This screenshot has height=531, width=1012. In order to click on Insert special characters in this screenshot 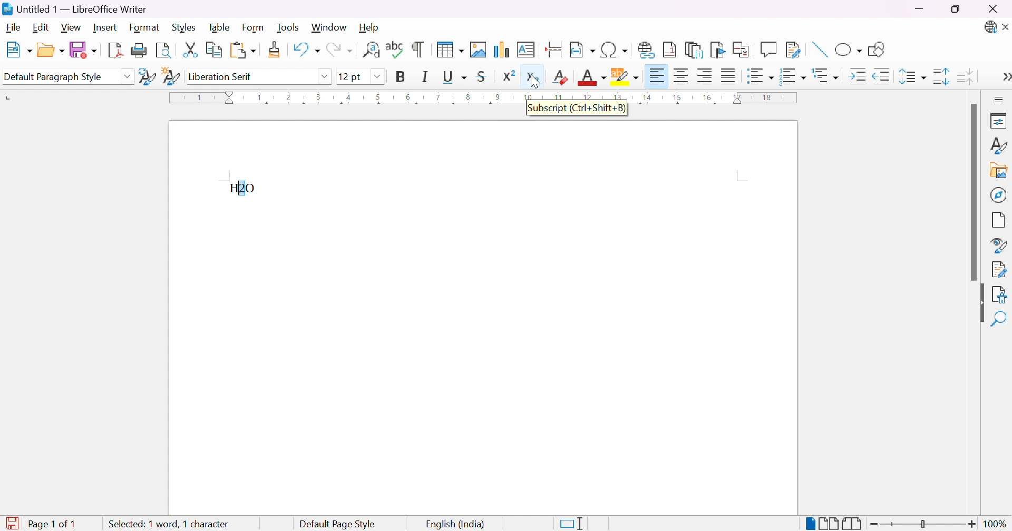, I will do `click(615, 50)`.